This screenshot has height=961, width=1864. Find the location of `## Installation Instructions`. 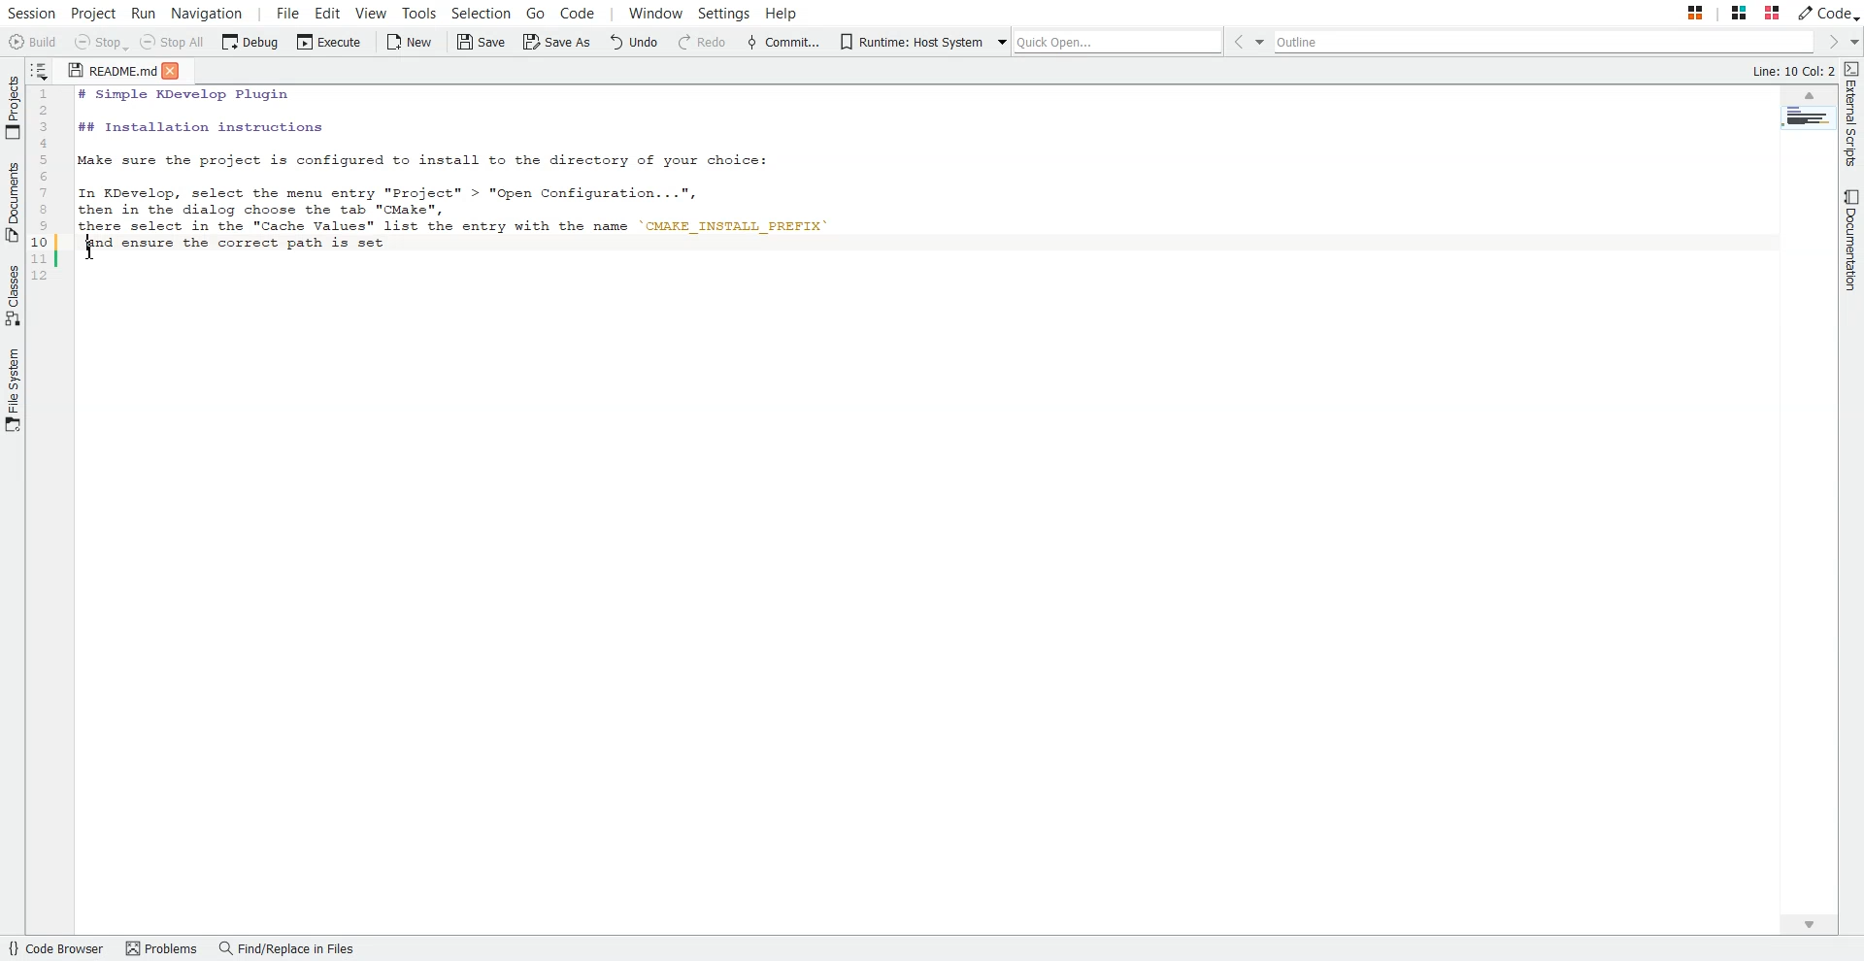

## Installation Instructions is located at coordinates (198, 128).